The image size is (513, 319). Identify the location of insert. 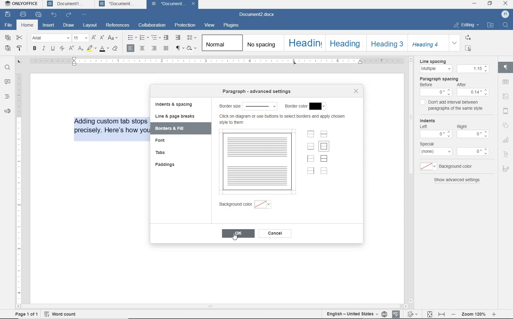
(48, 26).